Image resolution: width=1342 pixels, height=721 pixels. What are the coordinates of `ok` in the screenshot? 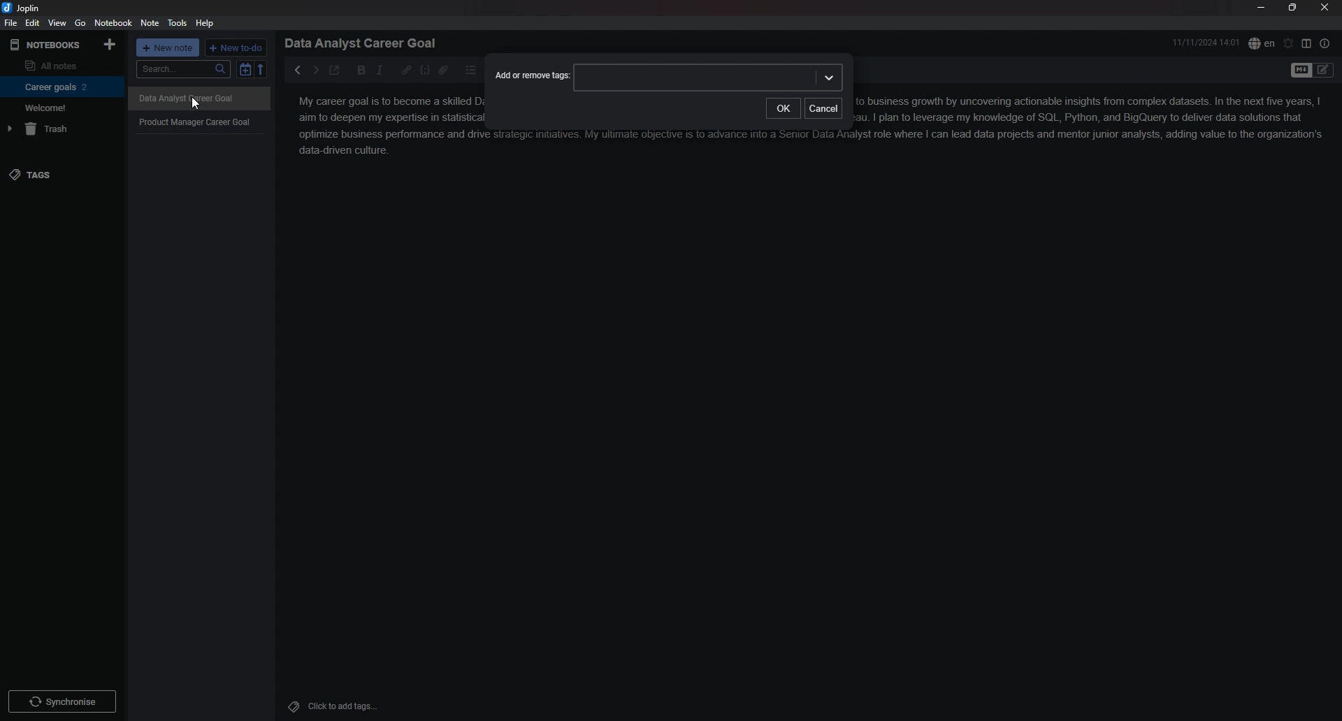 It's located at (784, 108).